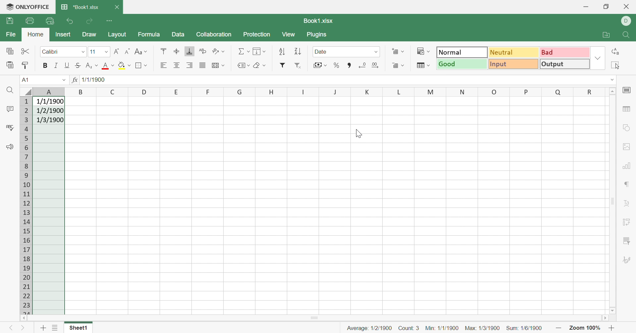 Image resolution: width=636 pixels, height=333 pixels. Describe the element at coordinates (626, 22) in the screenshot. I see `DELL` at that location.